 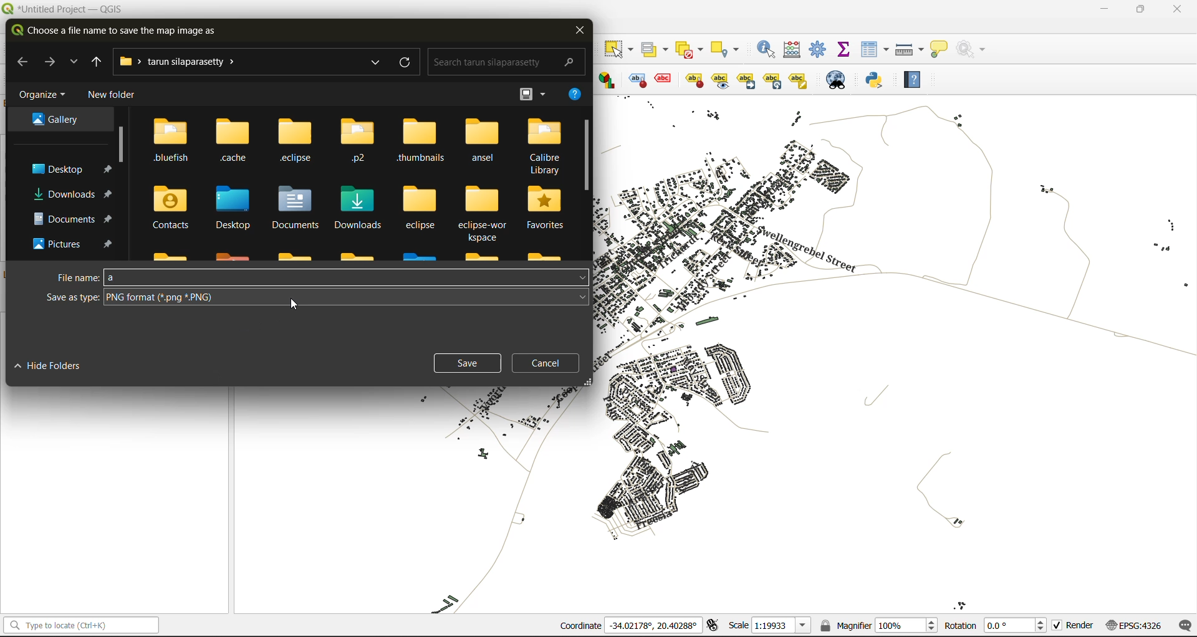 I want to click on select location, so click(x=729, y=49).